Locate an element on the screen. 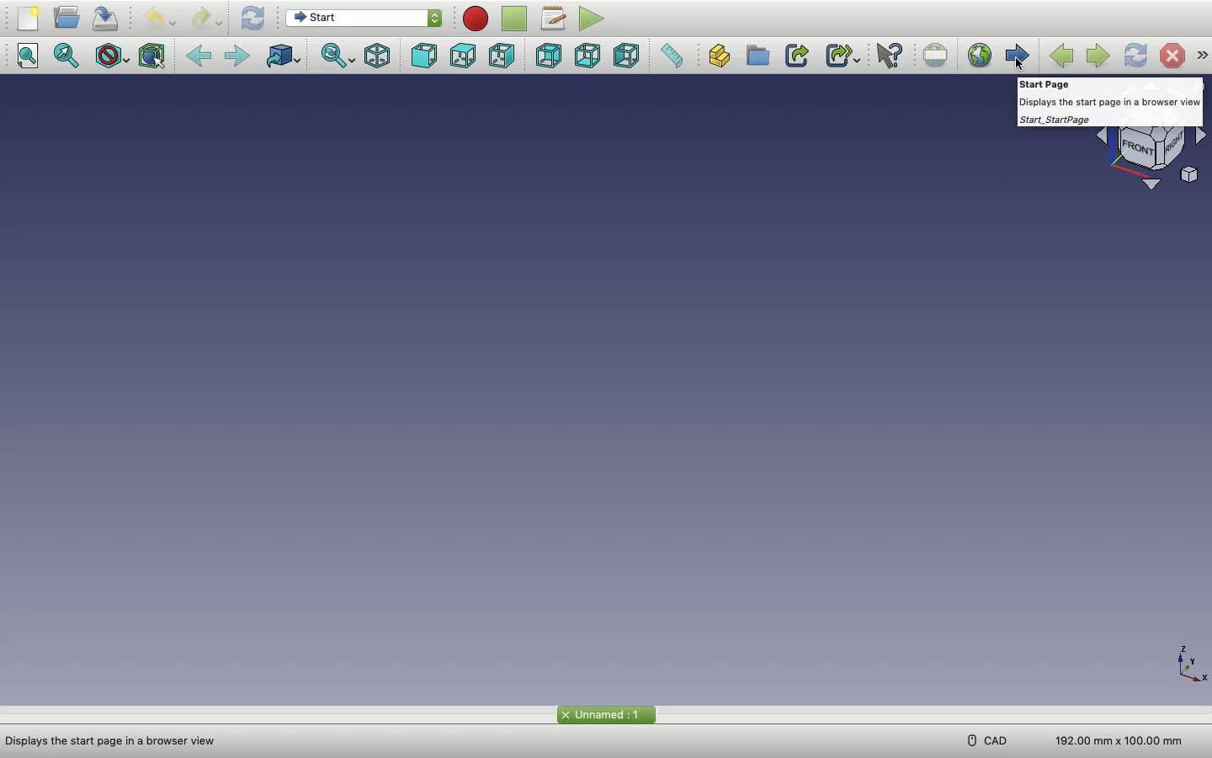 The image size is (1212, 758). Sync view is located at coordinates (338, 57).